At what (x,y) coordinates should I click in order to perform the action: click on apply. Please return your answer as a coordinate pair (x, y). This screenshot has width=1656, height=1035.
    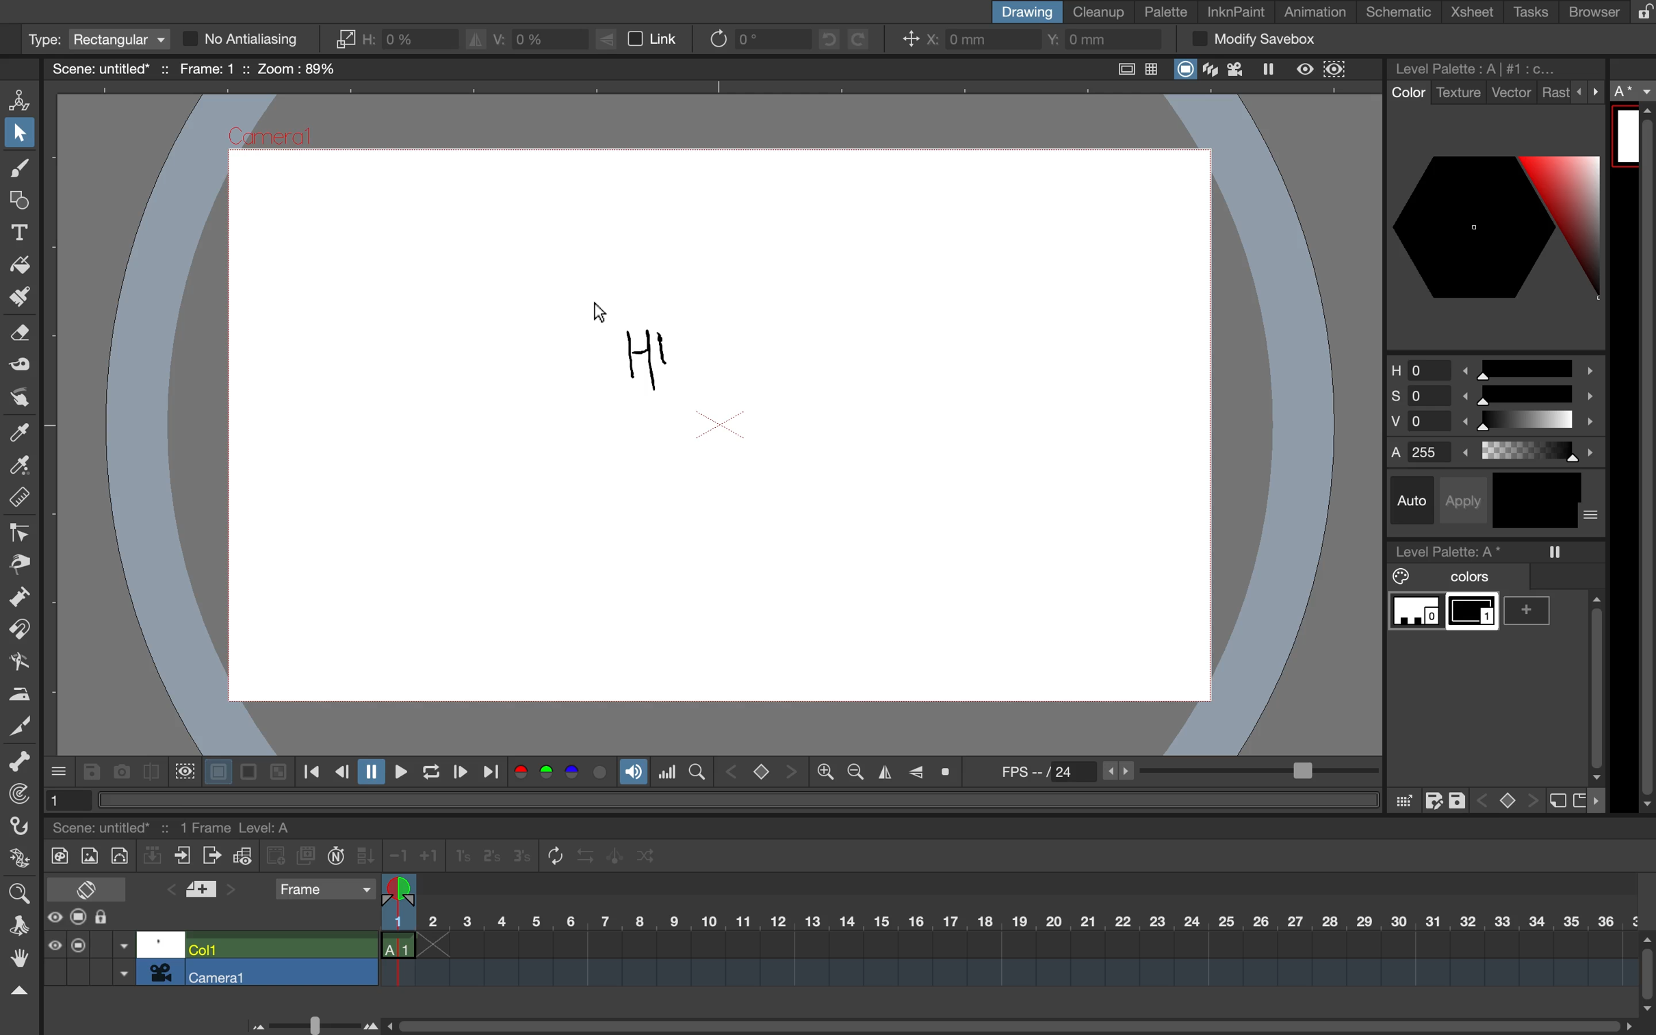
    Looking at the image, I should click on (1468, 498).